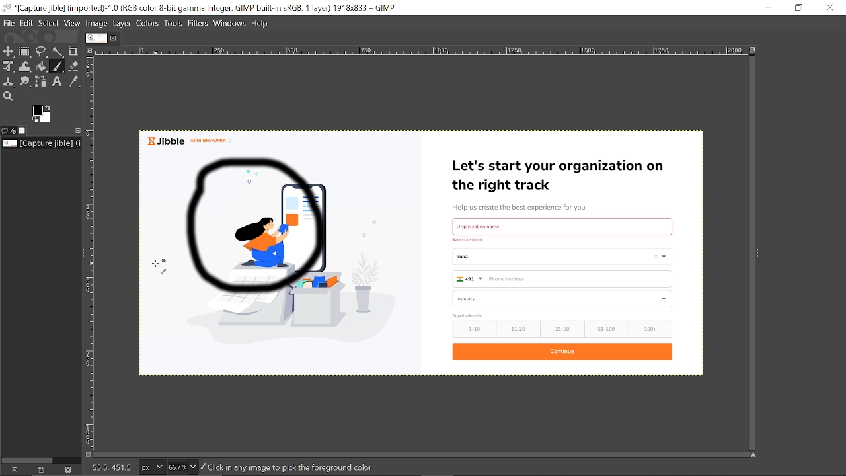 This screenshot has height=476, width=846. What do you see at coordinates (798, 9) in the screenshot?
I see `` at bounding box center [798, 9].